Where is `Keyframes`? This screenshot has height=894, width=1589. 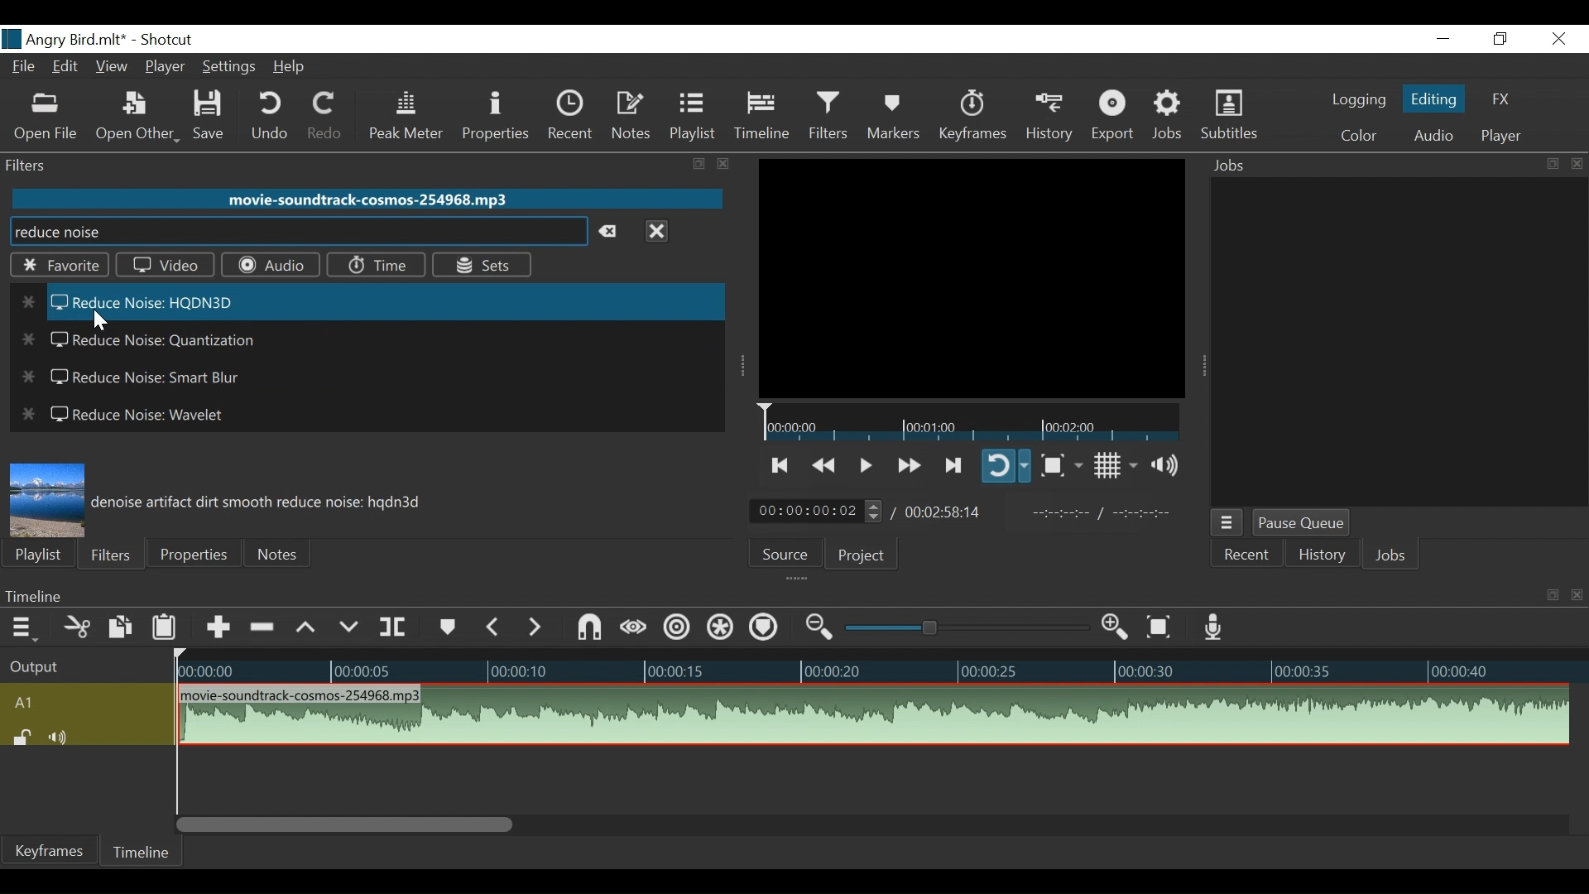 Keyframes is located at coordinates (972, 116).